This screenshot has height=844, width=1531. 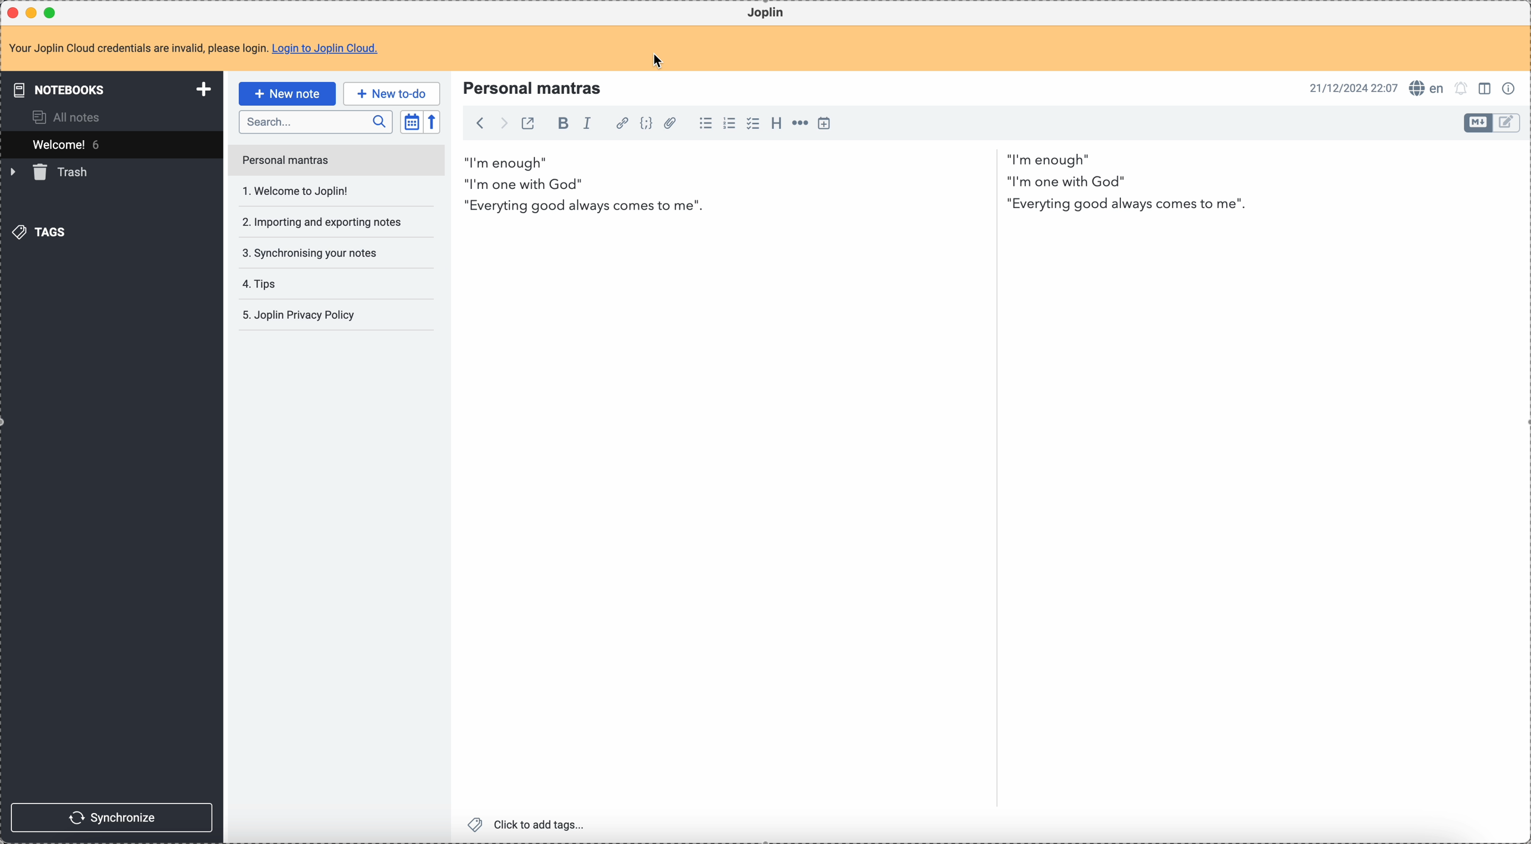 What do you see at coordinates (38, 232) in the screenshot?
I see `tags` at bounding box center [38, 232].